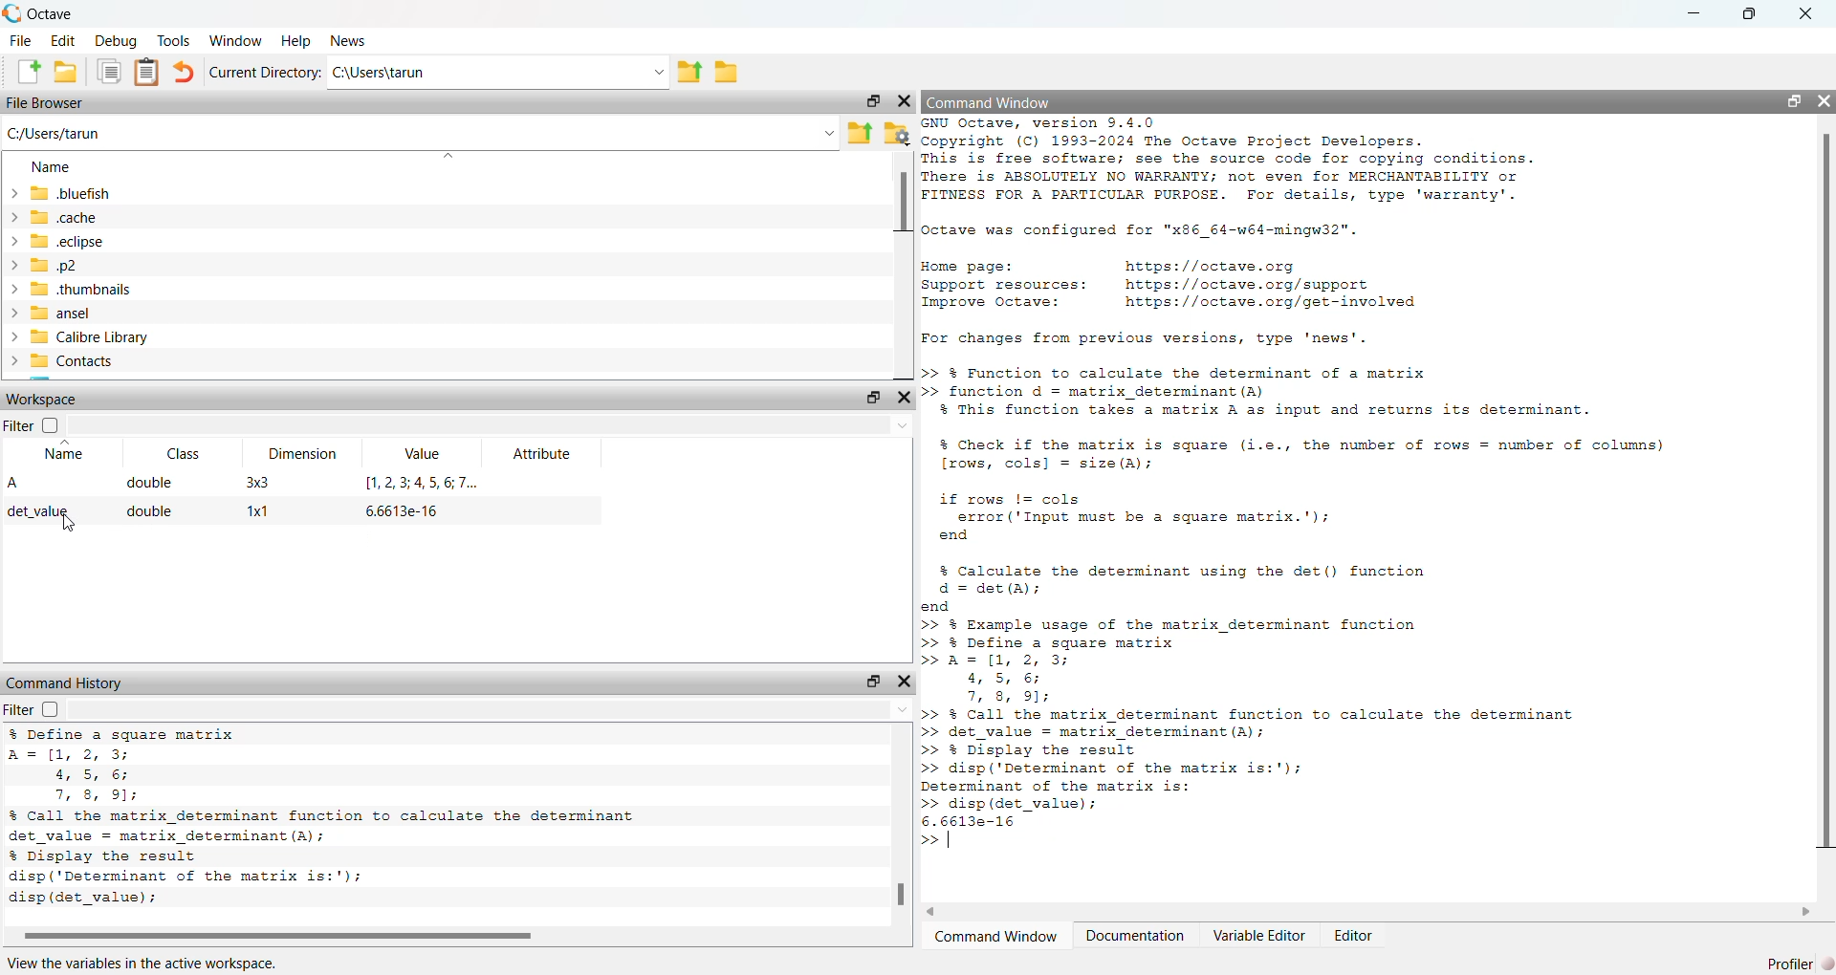  Describe the element at coordinates (541, 453) in the screenshot. I see `attribute` at that location.